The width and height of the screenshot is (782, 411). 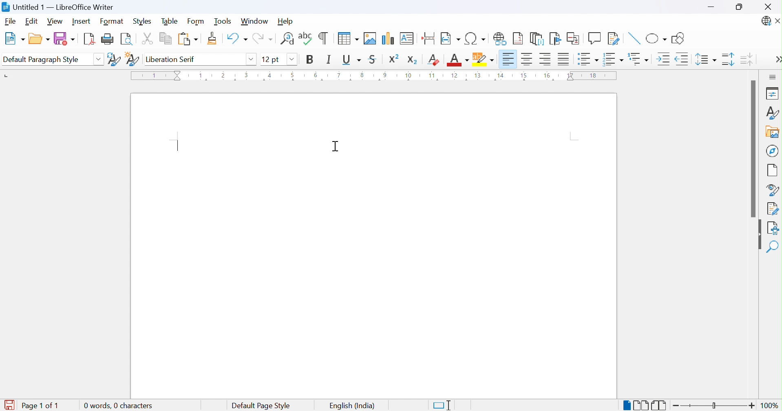 I want to click on Subscript, so click(x=413, y=61).